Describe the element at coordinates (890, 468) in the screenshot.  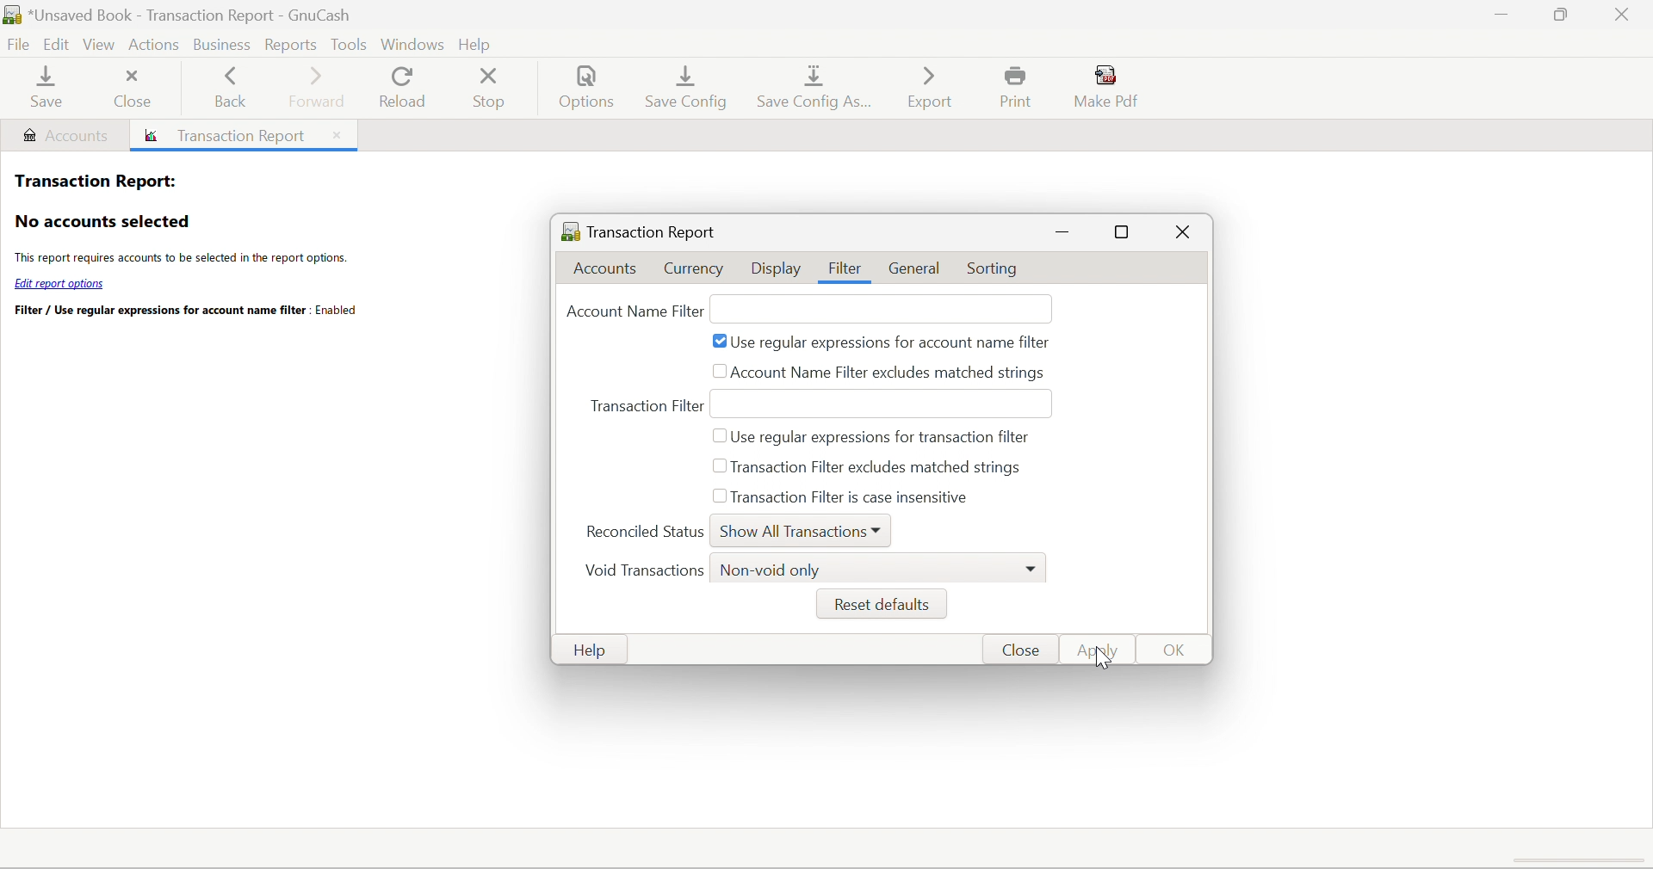
I see `Transaction Filter excludes matched strings` at that location.